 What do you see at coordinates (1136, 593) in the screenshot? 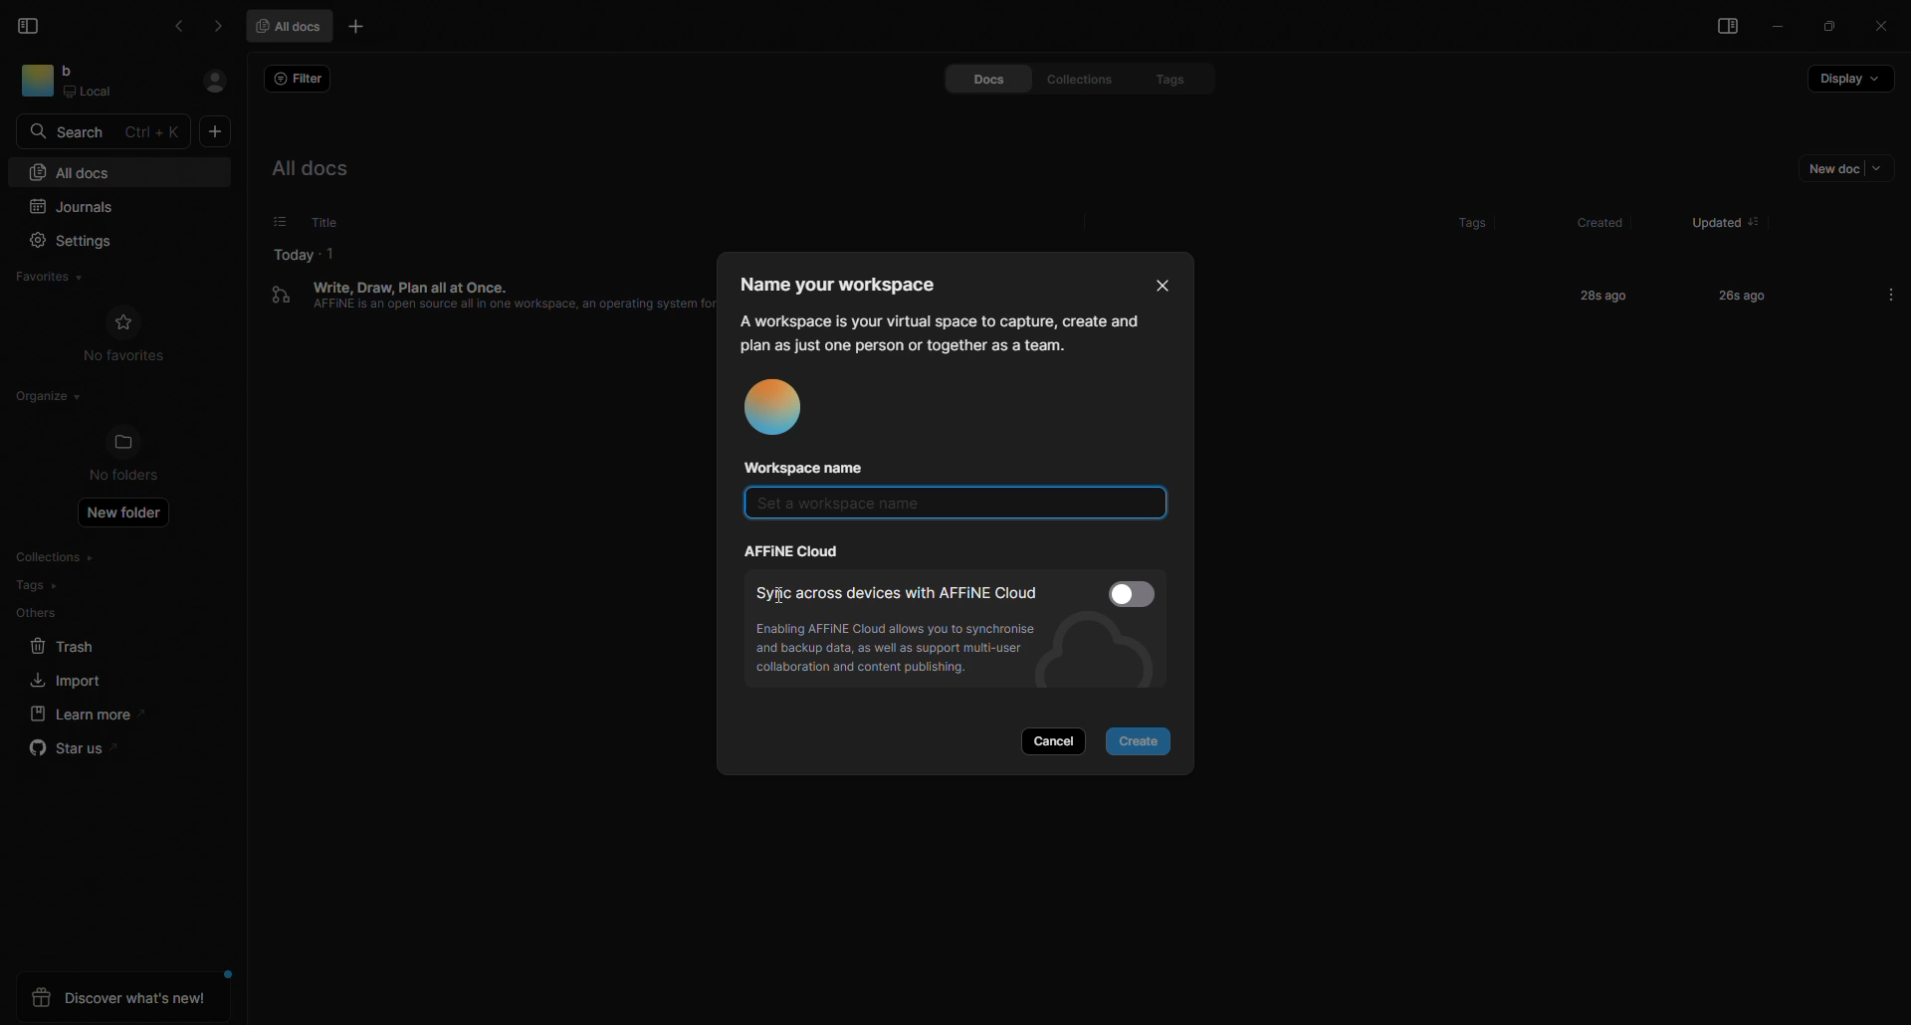
I see `select` at bounding box center [1136, 593].